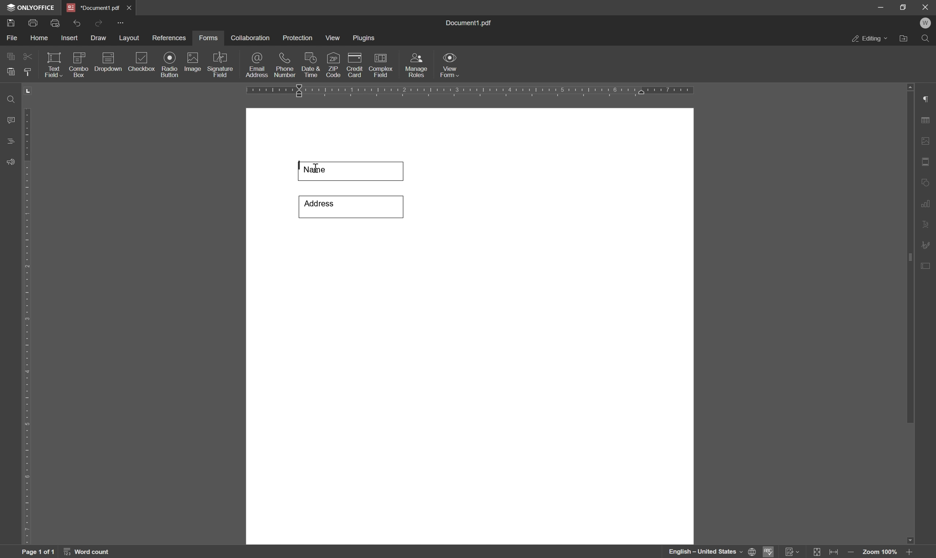  What do you see at coordinates (194, 63) in the screenshot?
I see `image` at bounding box center [194, 63].